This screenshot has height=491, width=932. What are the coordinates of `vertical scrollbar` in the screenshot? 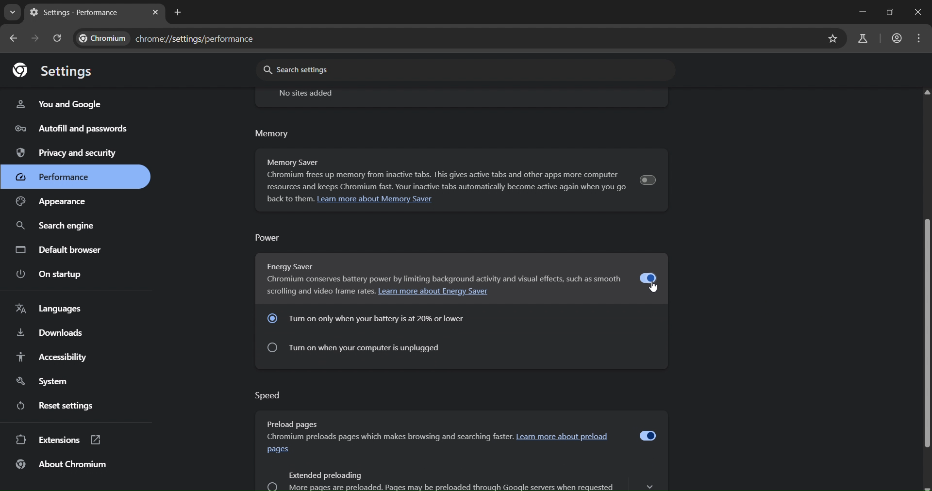 It's located at (926, 299).